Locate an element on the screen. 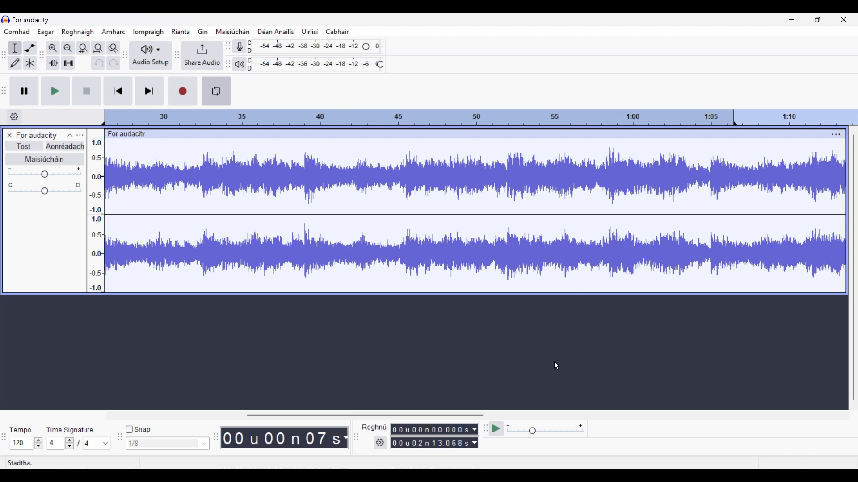 This screenshot has height=482, width=858. Vertical slide bar is located at coordinates (854, 267).